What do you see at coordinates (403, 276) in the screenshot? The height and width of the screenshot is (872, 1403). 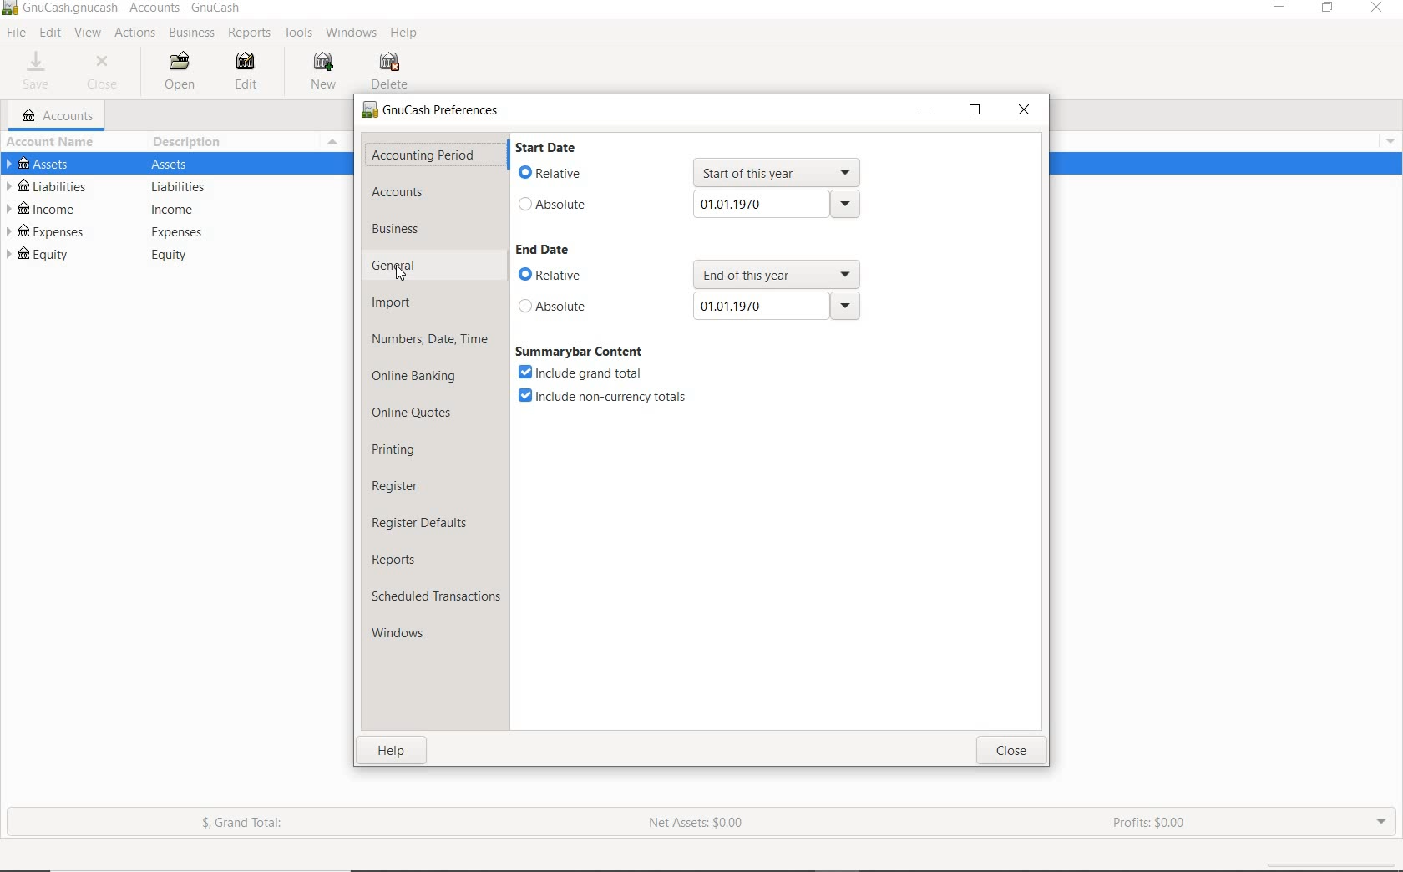 I see `Cursor` at bounding box center [403, 276].